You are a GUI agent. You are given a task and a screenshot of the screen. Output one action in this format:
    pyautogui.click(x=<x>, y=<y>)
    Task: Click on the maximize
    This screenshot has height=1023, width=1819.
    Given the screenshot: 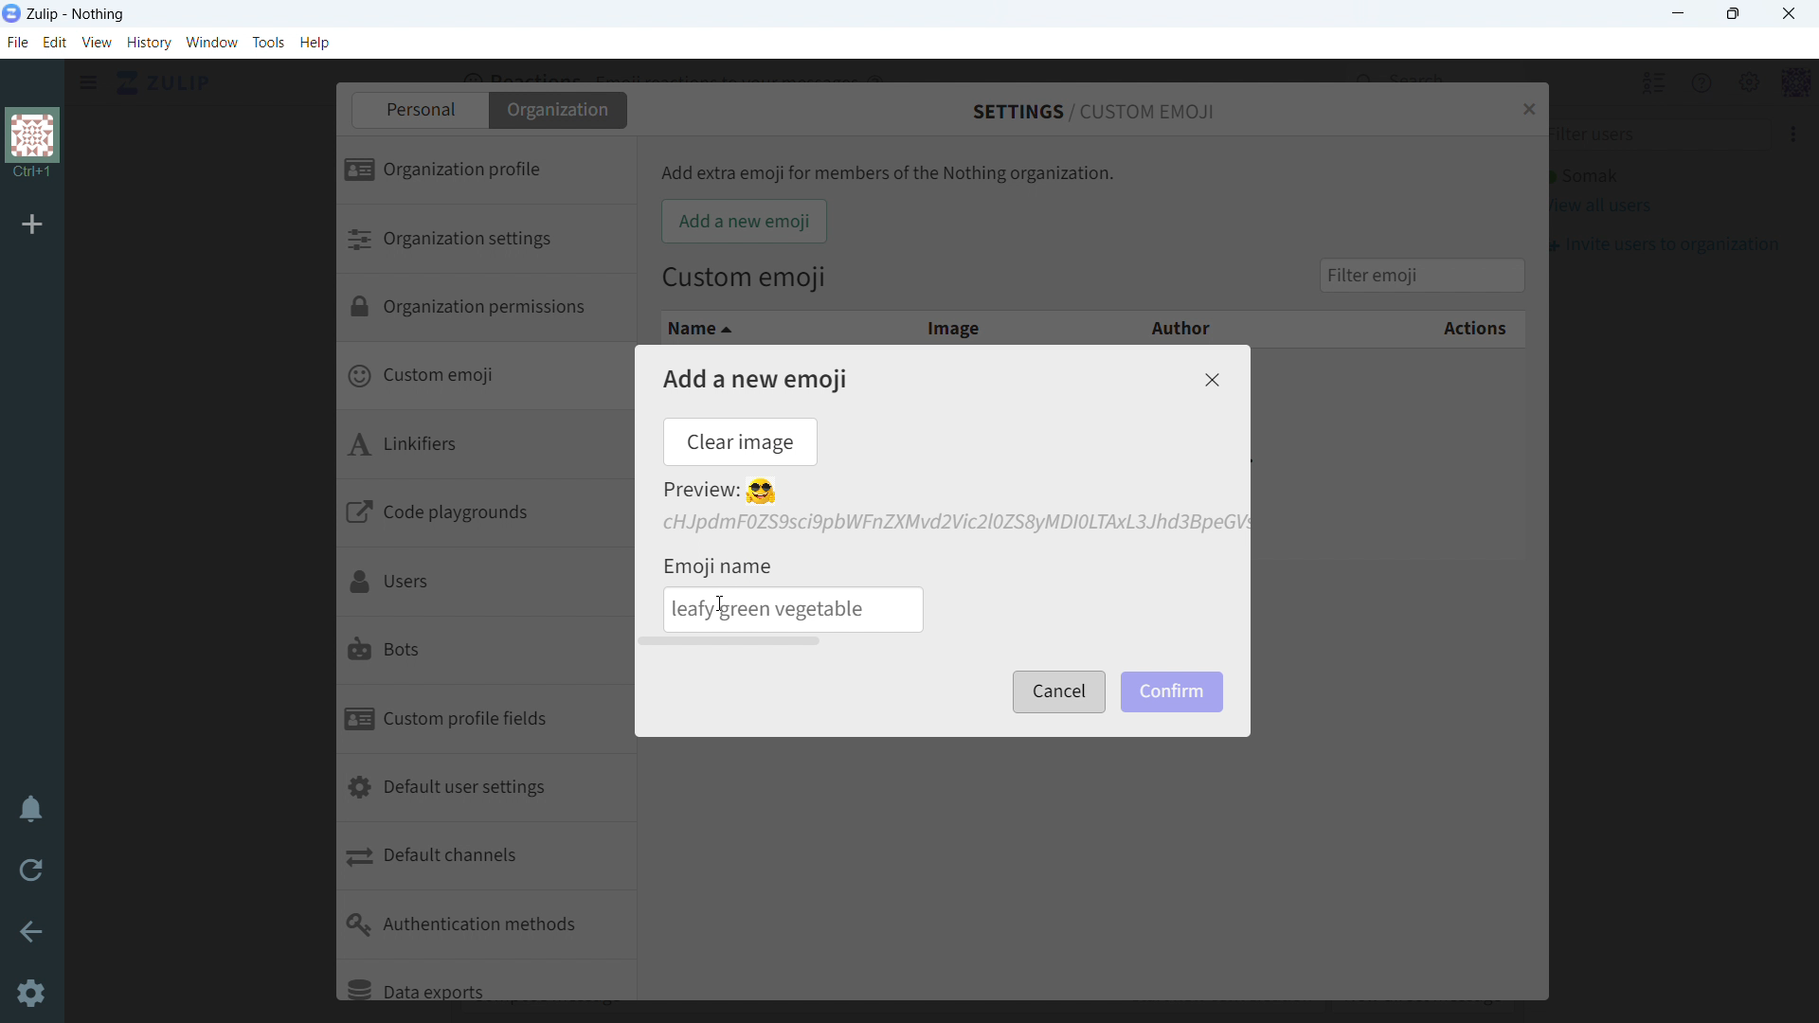 What is the action you would take?
    pyautogui.click(x=1734, y=14)
    